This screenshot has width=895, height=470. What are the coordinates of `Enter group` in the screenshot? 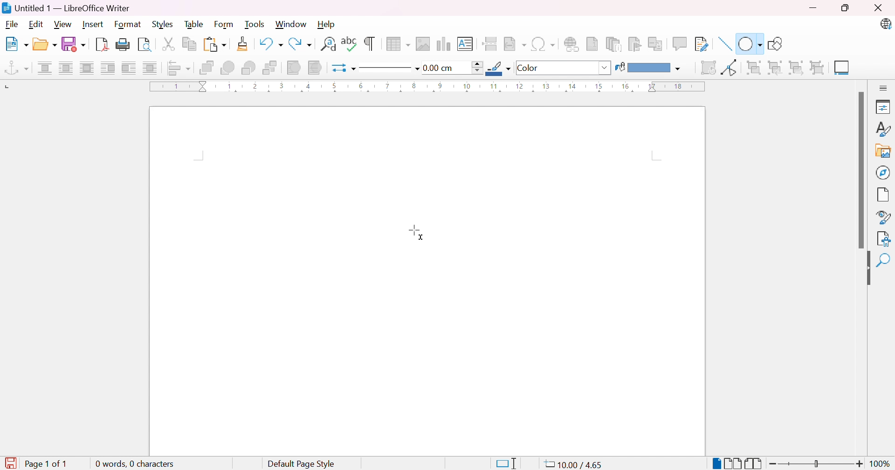 It's located at (775, 69).